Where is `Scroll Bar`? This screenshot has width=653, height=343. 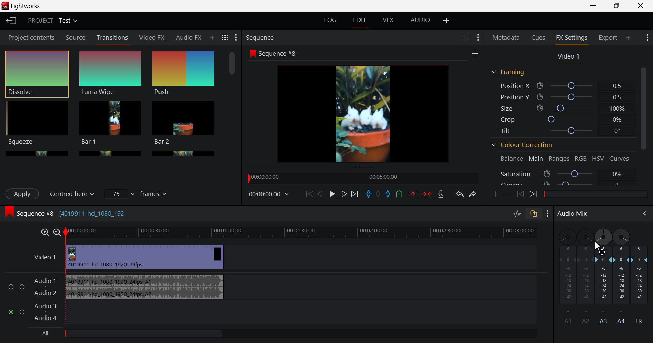
Scroll Bar is located at coordinates (645, 126).